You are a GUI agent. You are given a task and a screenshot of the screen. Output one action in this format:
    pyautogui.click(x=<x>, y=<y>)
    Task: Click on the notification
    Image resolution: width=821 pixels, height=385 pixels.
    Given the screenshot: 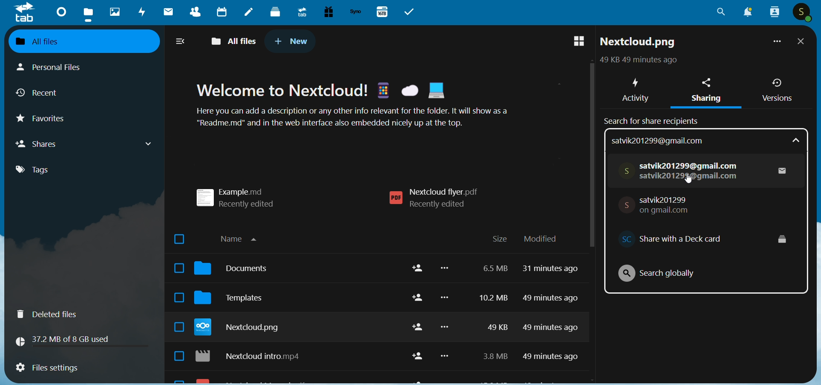 What is the action you would take?
    pyautogui.click(x=746, y=13)
    